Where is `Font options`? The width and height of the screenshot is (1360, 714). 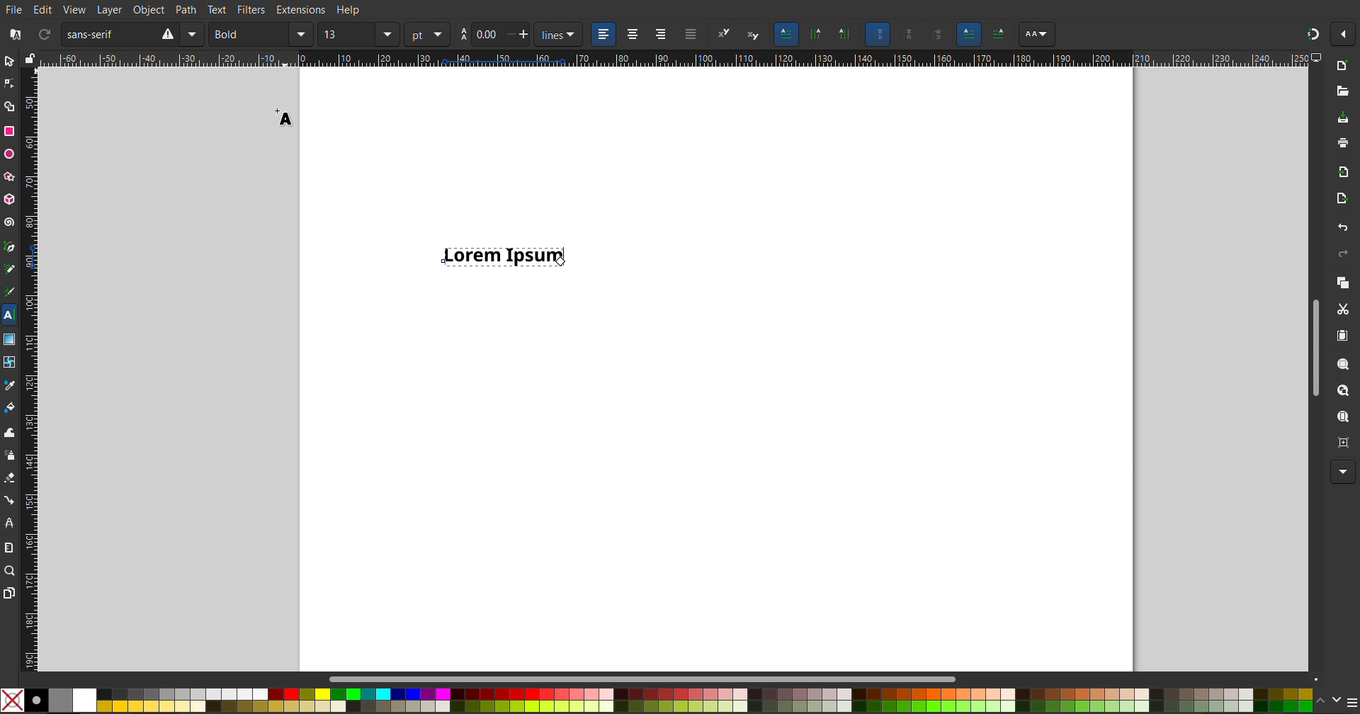
Font options is located at coordinates (1036, 35).